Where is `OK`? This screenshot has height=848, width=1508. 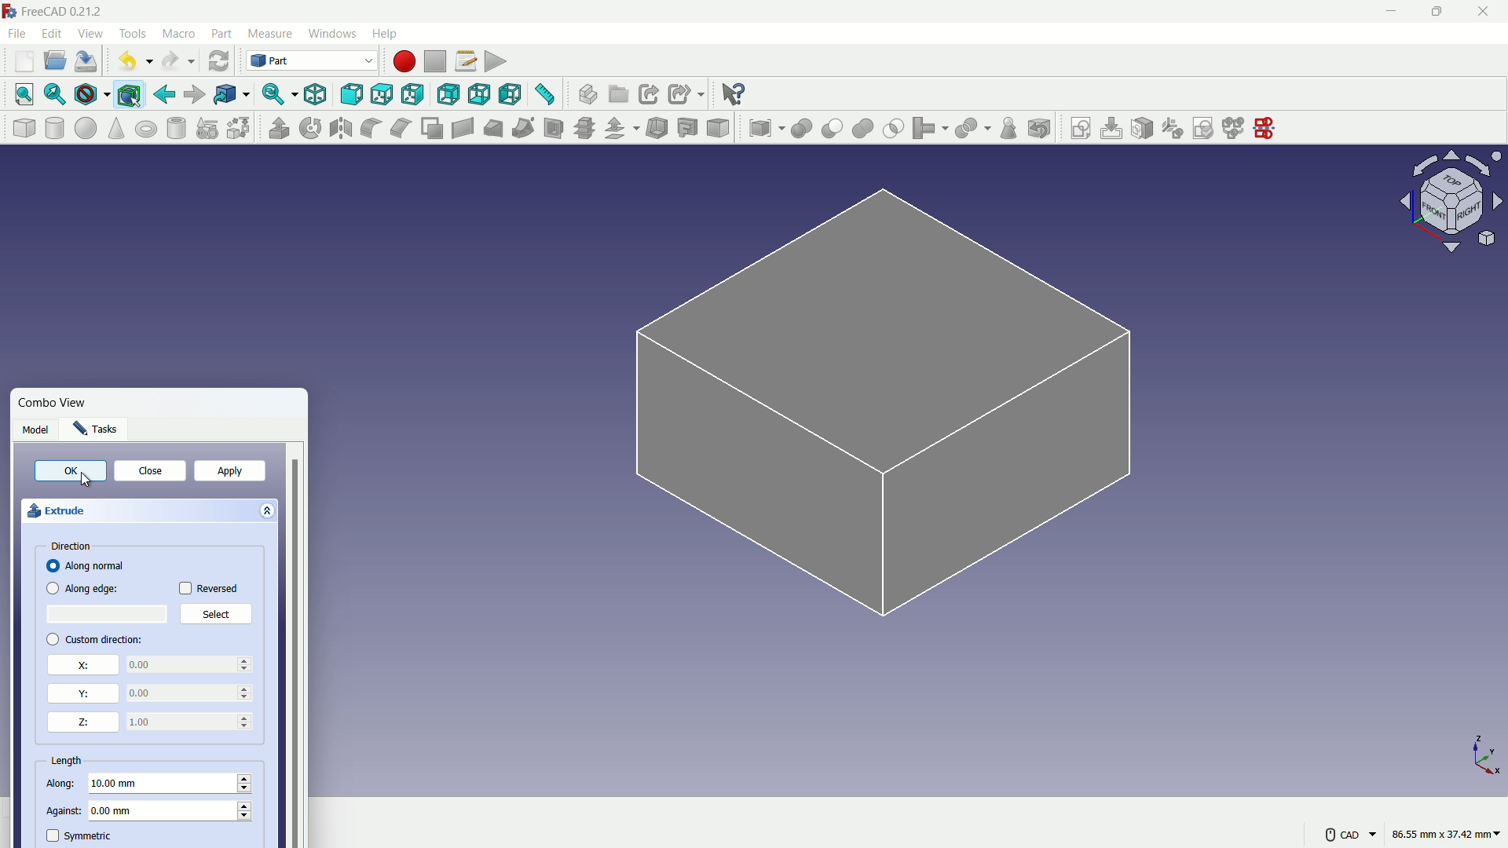 OK is located at coordinates (71, 471).